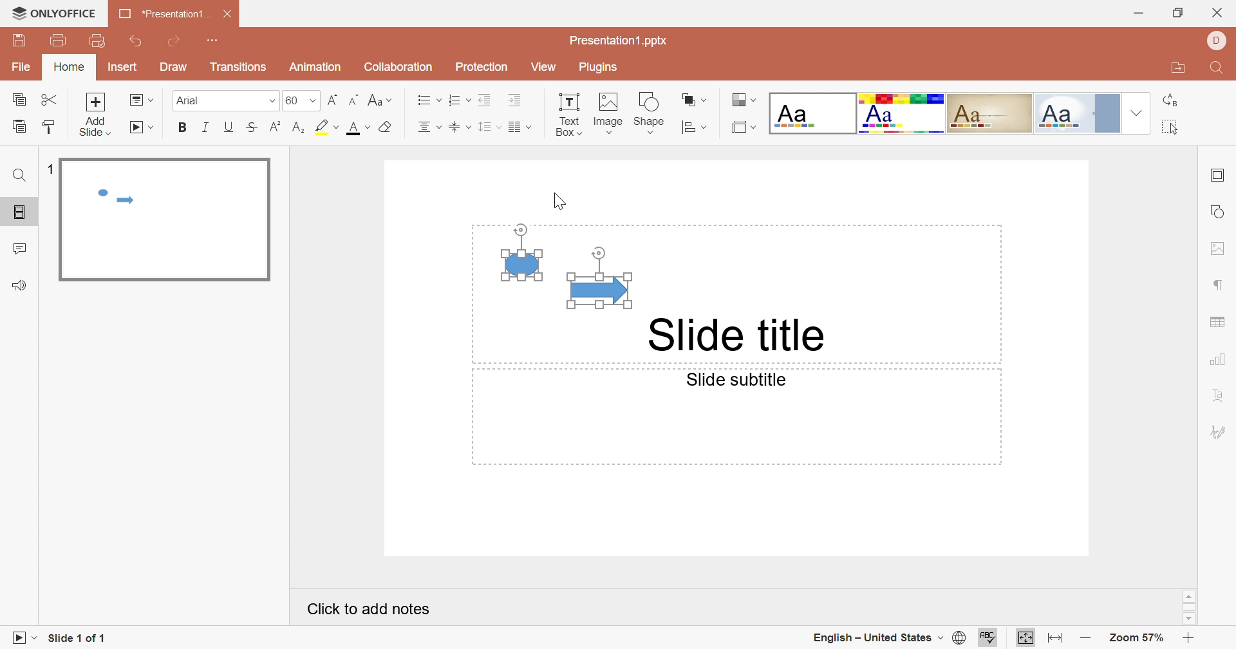 Image resolution: width=1236 pixels, height=649 pixels. I want to click on Slide subtitle, so click(731, 382).